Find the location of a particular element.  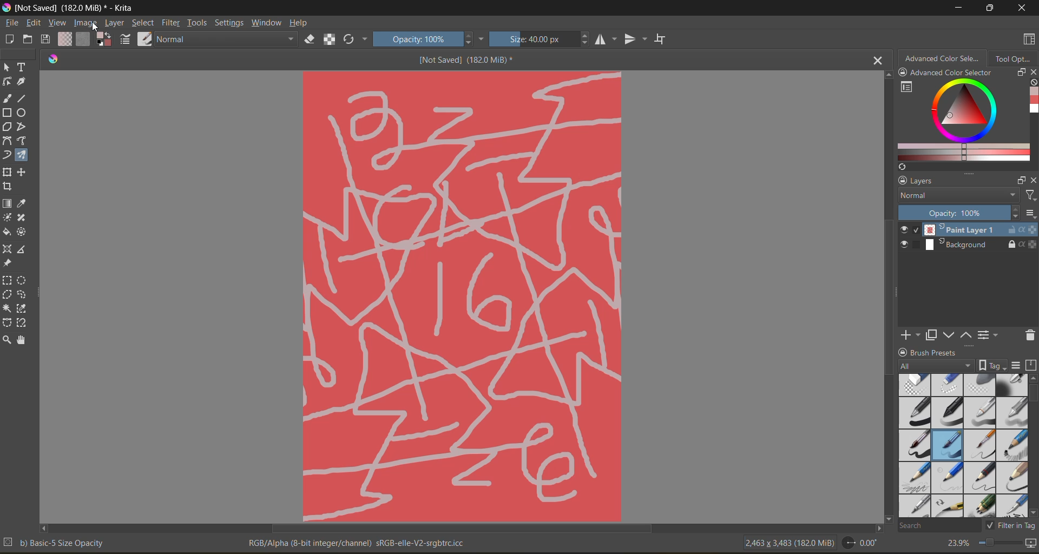

flip horizontally is located at coordinates (608, 40).